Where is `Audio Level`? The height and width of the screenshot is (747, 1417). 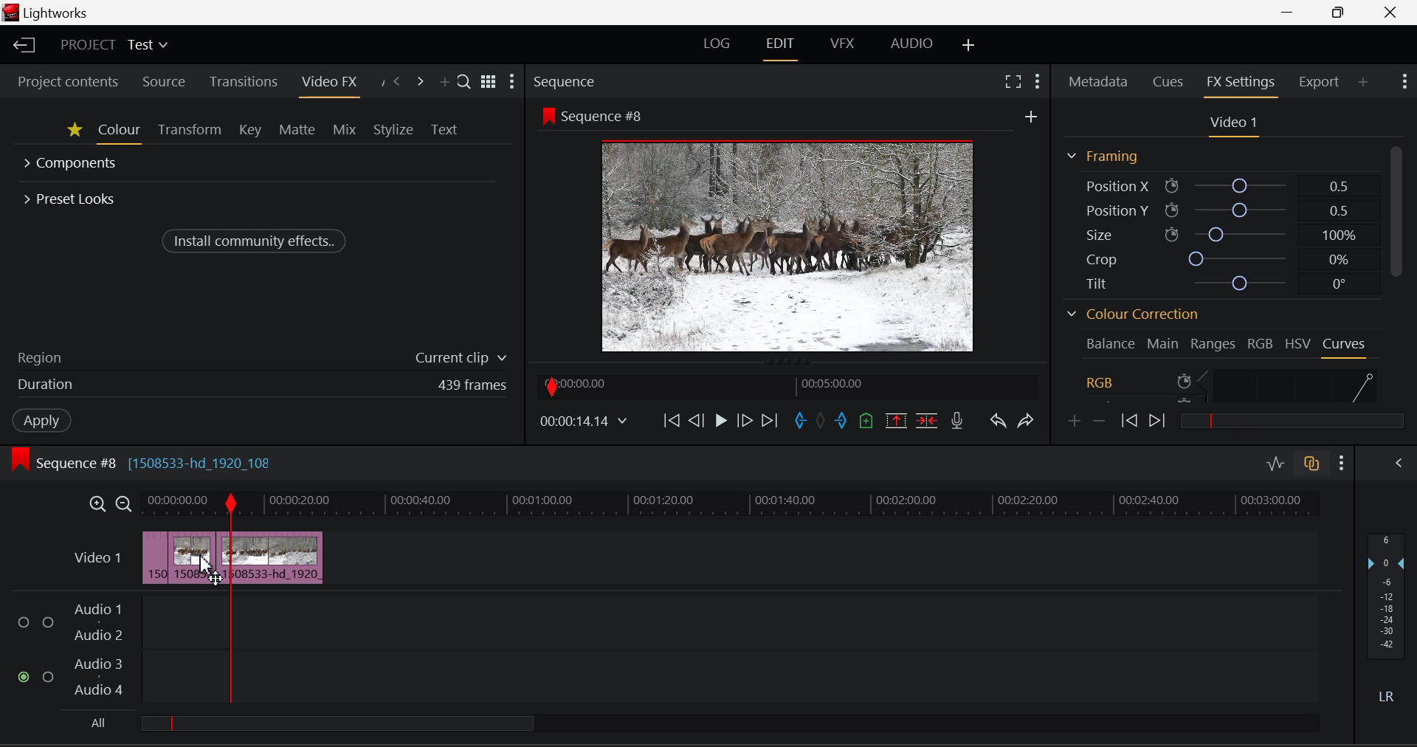 Audio Level is located at coordinates (672, 648).